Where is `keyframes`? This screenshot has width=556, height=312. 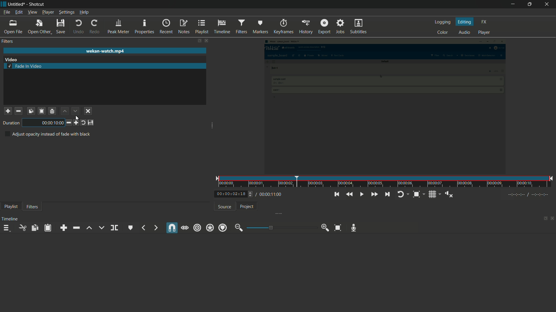 keyframes is located at coordinates (284, 27).